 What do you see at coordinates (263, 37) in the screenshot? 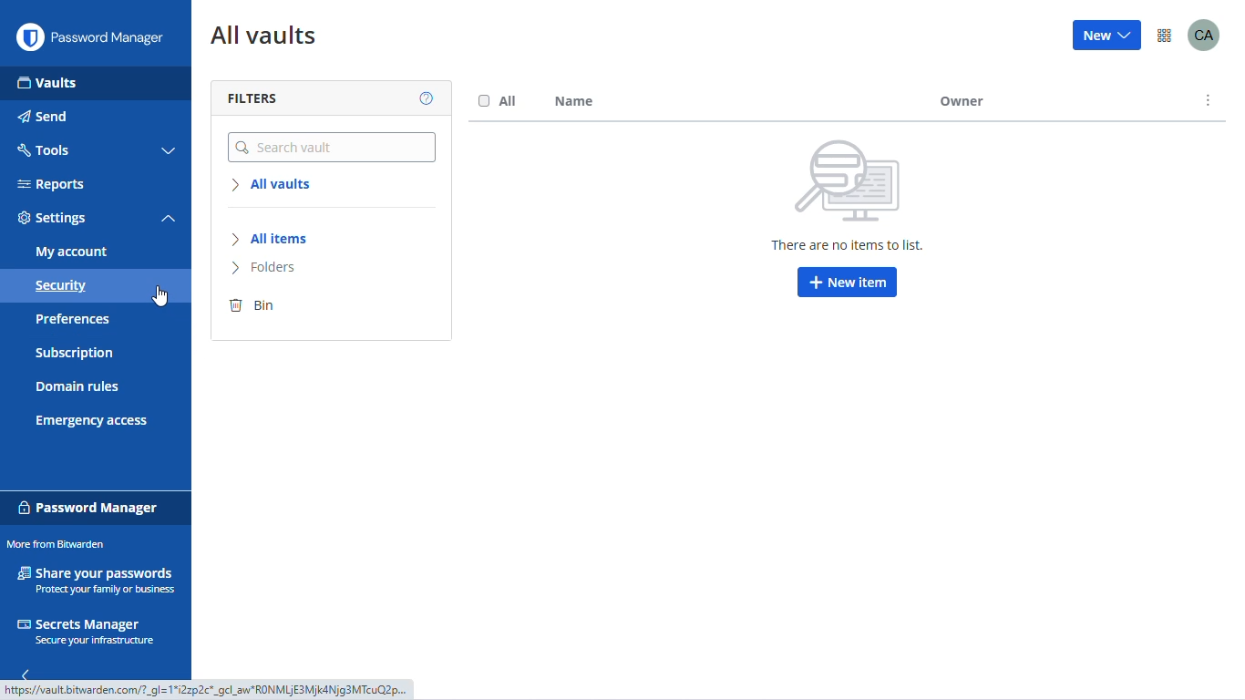
I see `all vaults` at bounding box center [263, 37].